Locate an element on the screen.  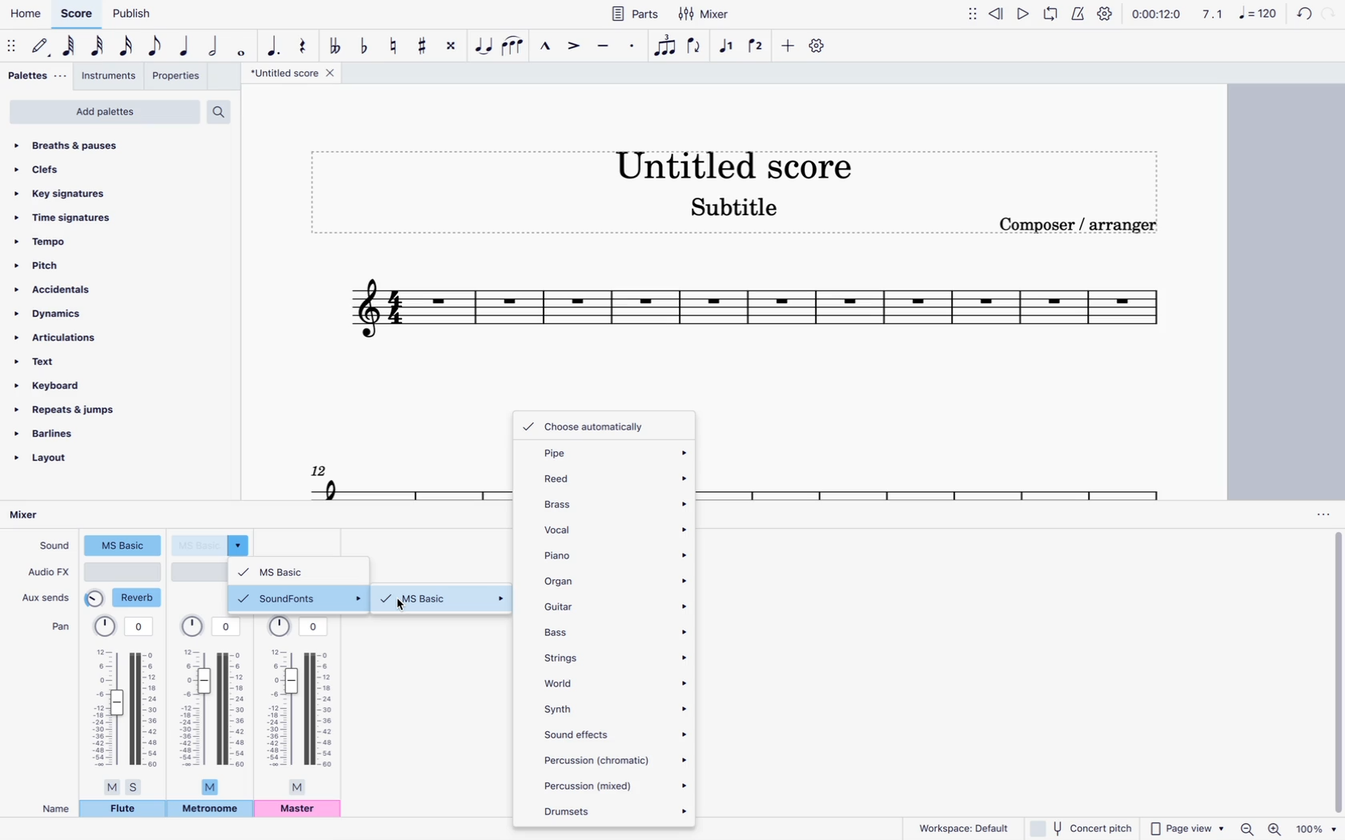
percussion (mixed) is located at coordinates (615, 786).